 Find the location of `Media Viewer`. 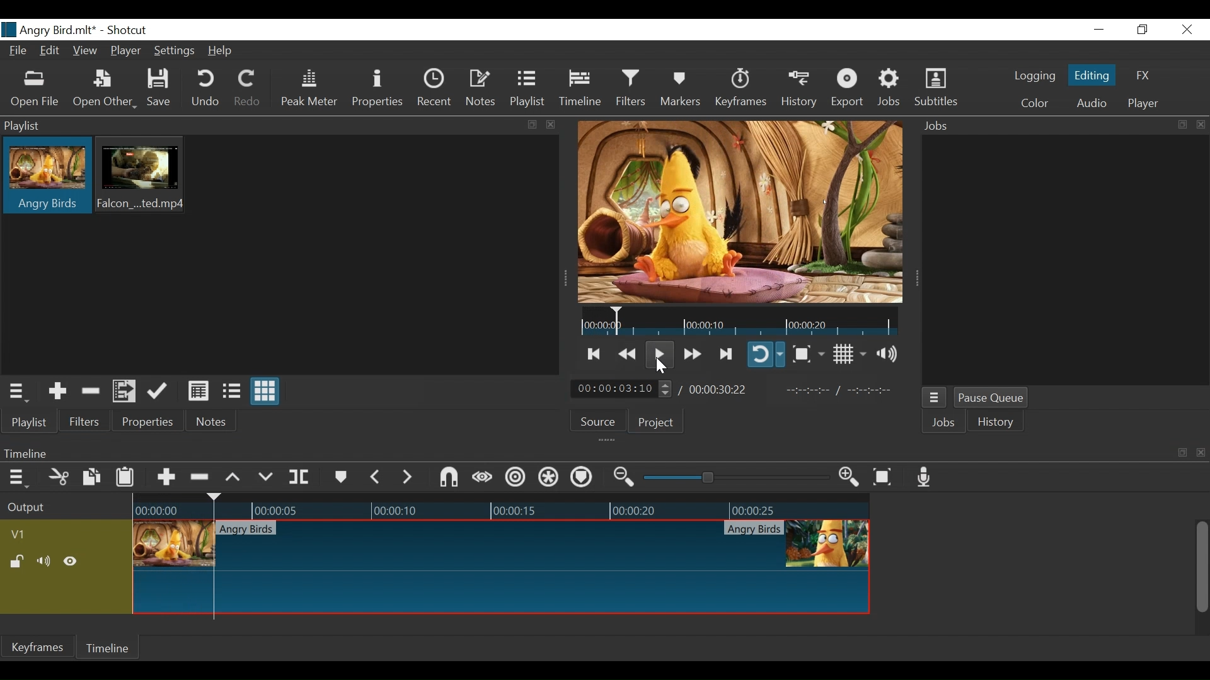

Media Viewer is located at coordinates (742, 212).